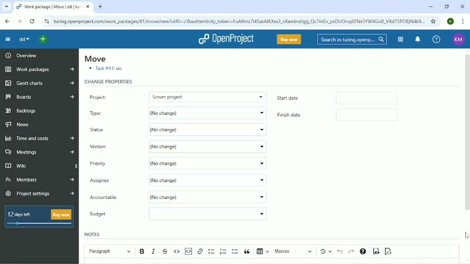 This screenshot has width=470, height=264. Describe the element at coordinates (19, 21) in the screenshot. I see `Forward` at that location.